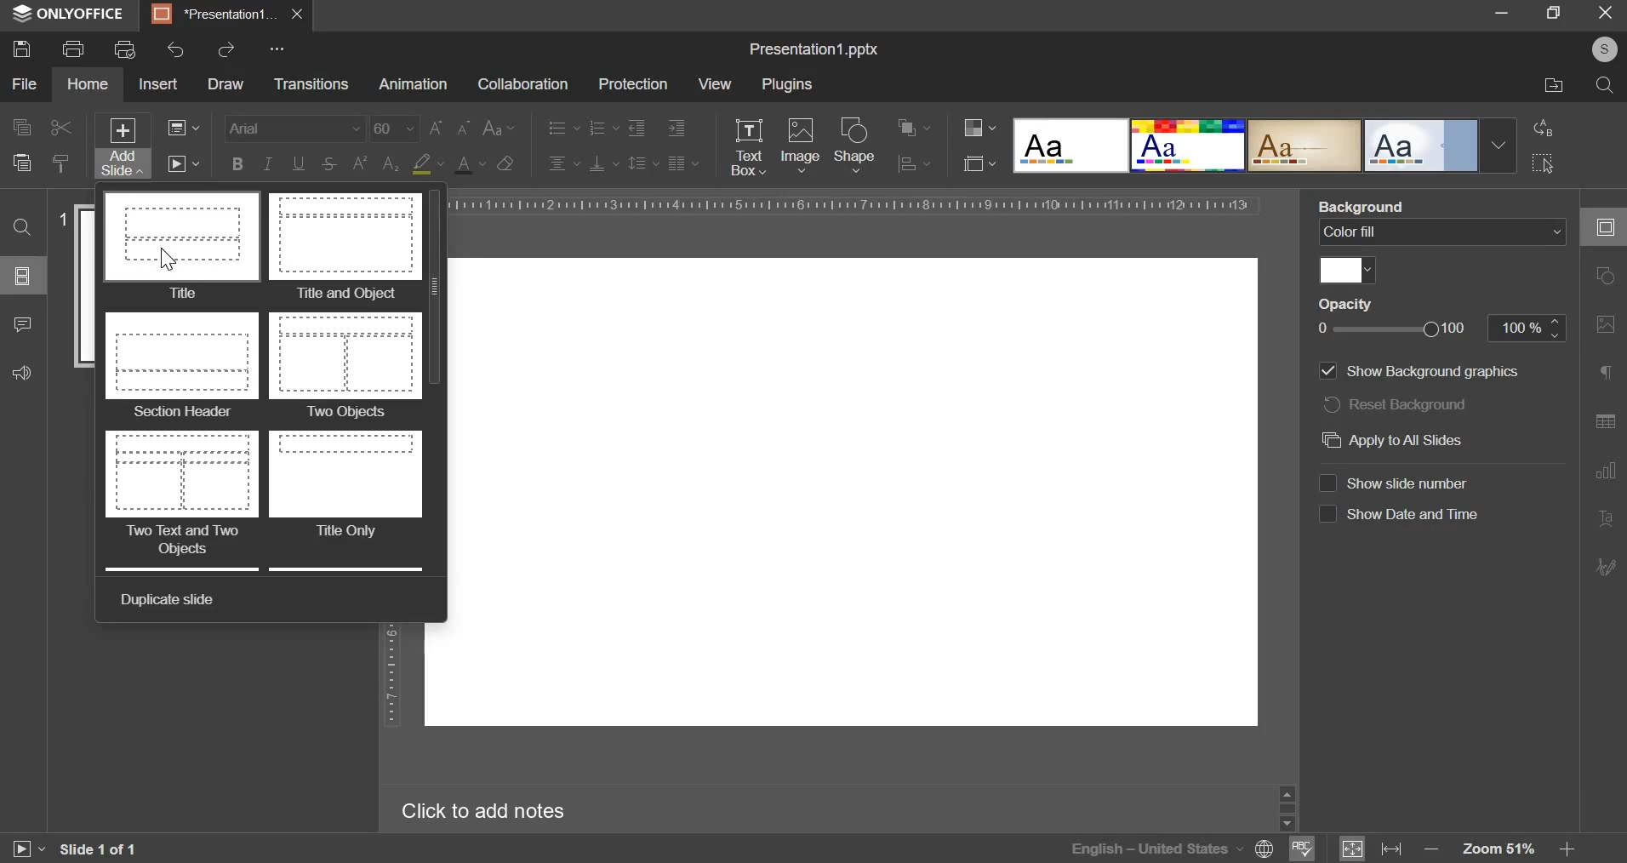  Describe the element at coordinates (1610, 227) in the screenshot. I see `slide settings` at that location.